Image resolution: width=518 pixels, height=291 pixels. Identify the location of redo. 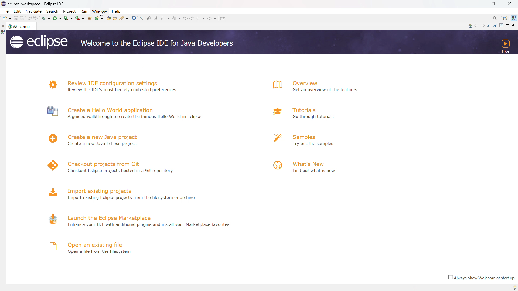
(36, 18).